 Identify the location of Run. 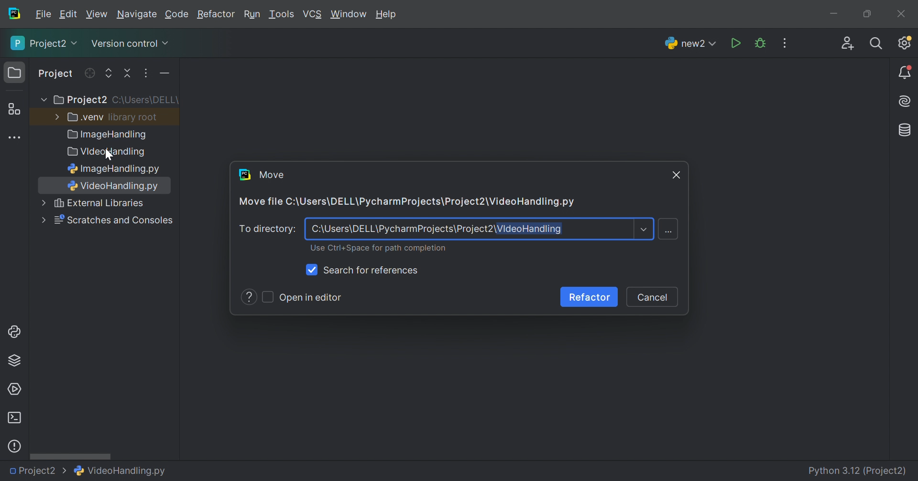
(252, 15).